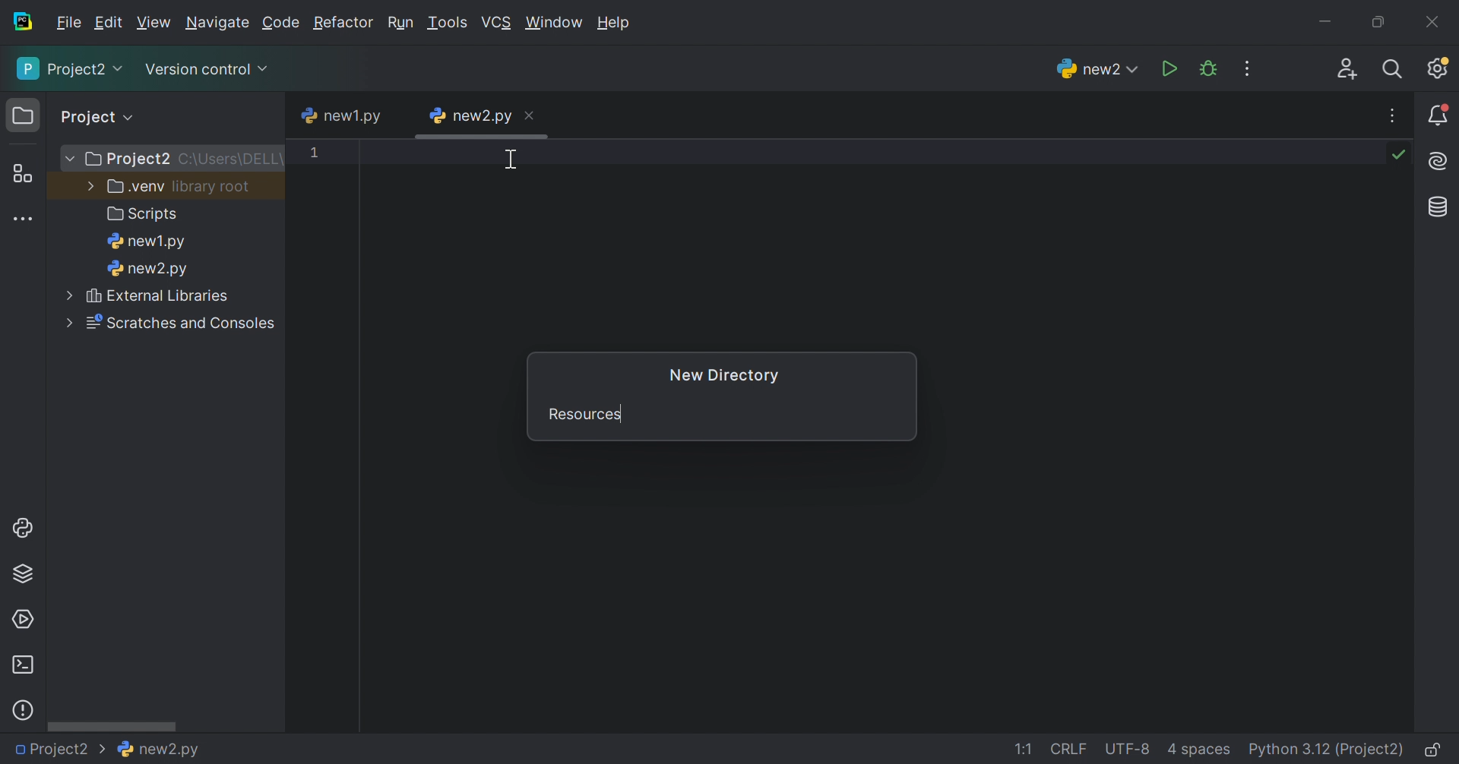 Image resolution: width=1459 pixels, height=764 pixels. What do you see at coordinates (1441, 115) in the screenshot?
I see `Notifications` at bounding box center [1441, 115].